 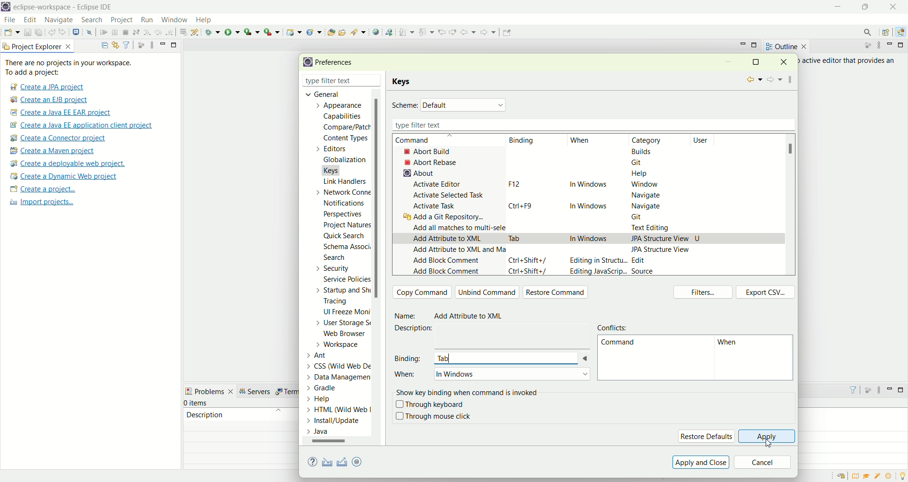 What do you see at coordinates (866, 476) in the screenshot?
I see `tutorials` at bounding box center [866, 476].